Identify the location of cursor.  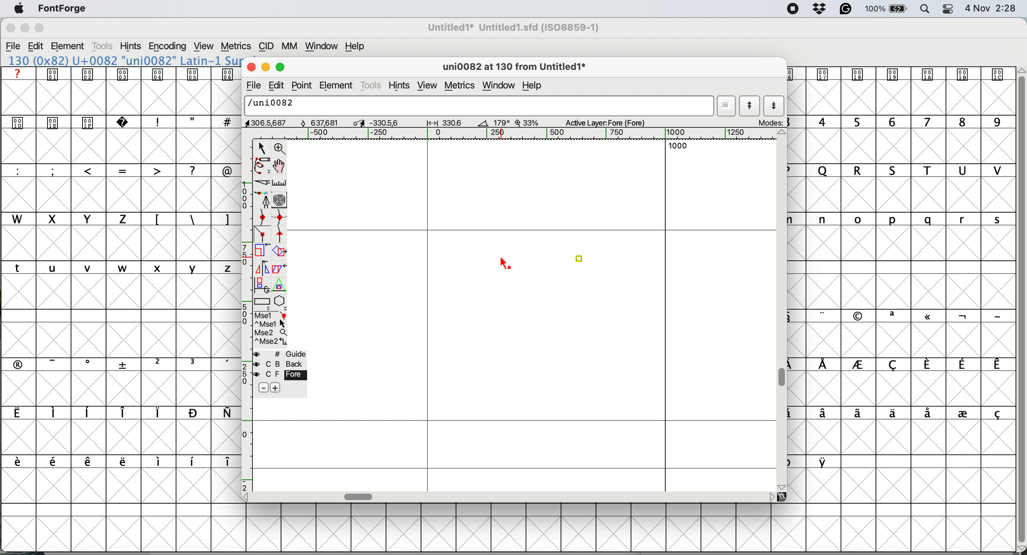
(505, 262).